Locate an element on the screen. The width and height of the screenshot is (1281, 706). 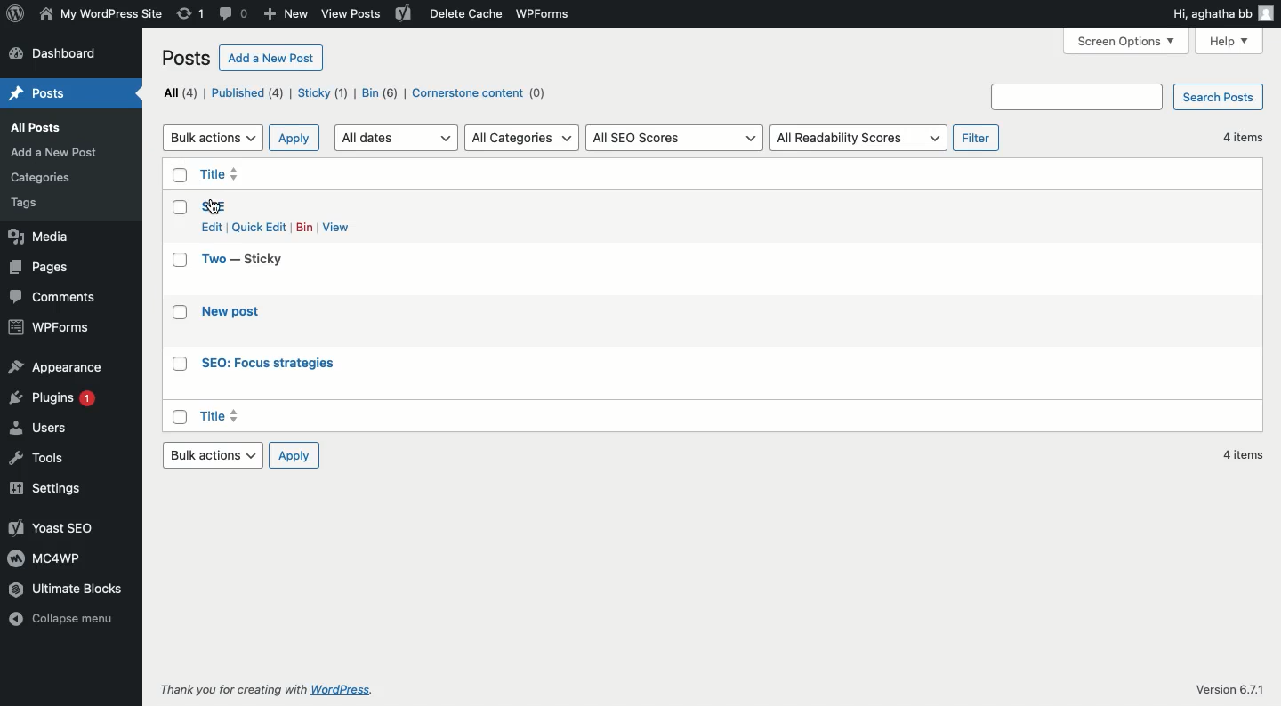
All SEO scores is located at coordinates (675, 139).